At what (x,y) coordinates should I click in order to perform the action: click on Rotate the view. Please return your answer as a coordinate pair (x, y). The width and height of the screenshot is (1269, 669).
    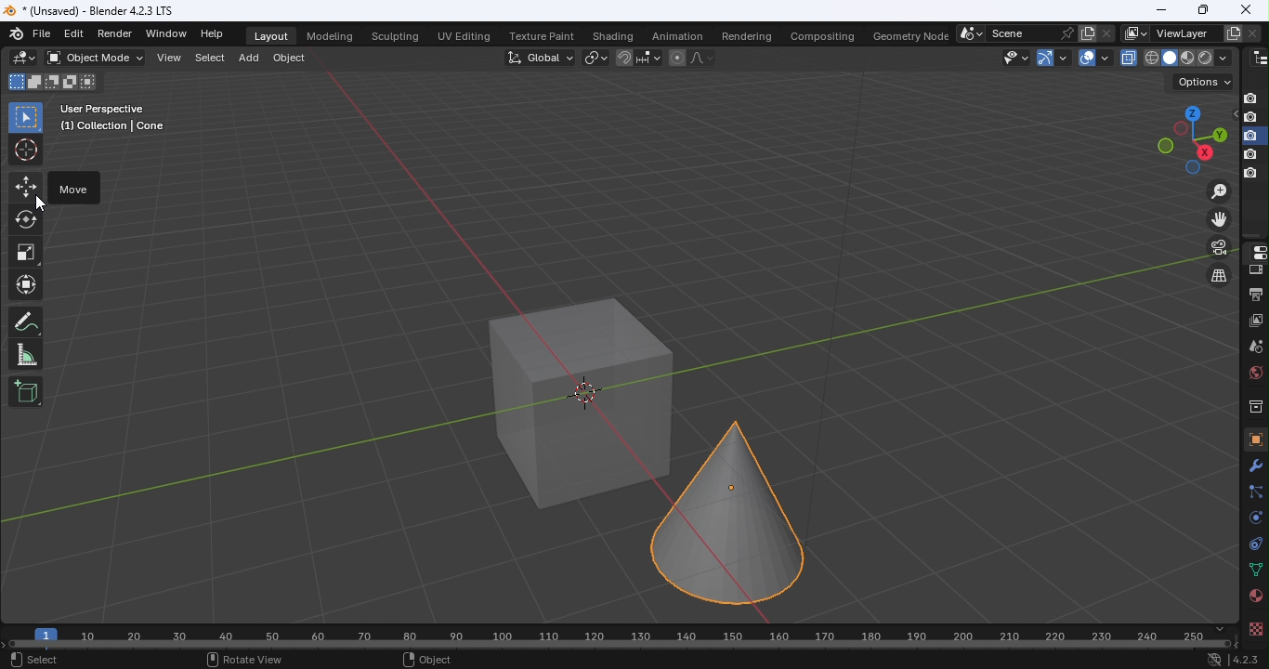
    Looking at the image, I should click on (1217, 134).